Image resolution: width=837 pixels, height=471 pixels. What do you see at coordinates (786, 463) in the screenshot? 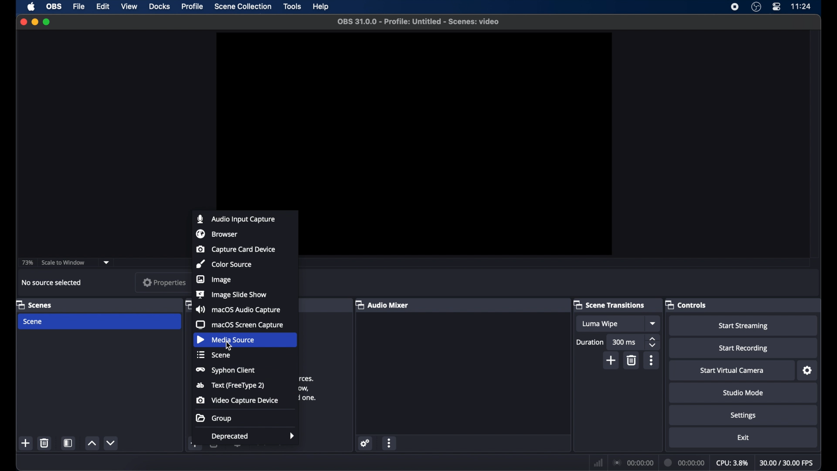
I see `fps` at bounding box center [786, 463].